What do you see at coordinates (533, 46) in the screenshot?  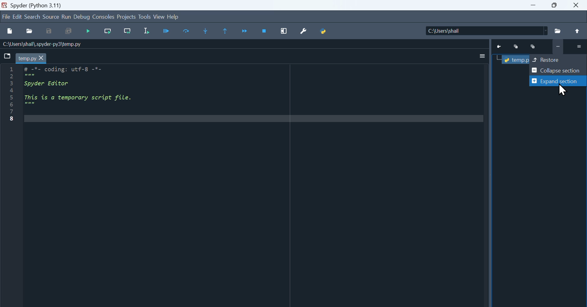 I see `Maximize` at bounding box center [533, 46].